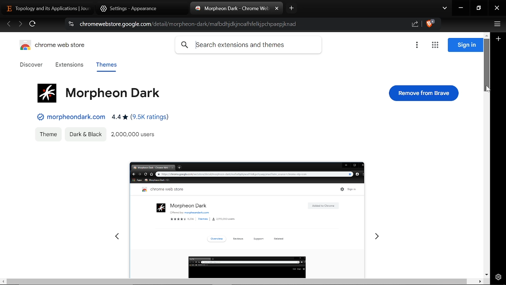  I want to click on Chrome web store, so click(55, 46).